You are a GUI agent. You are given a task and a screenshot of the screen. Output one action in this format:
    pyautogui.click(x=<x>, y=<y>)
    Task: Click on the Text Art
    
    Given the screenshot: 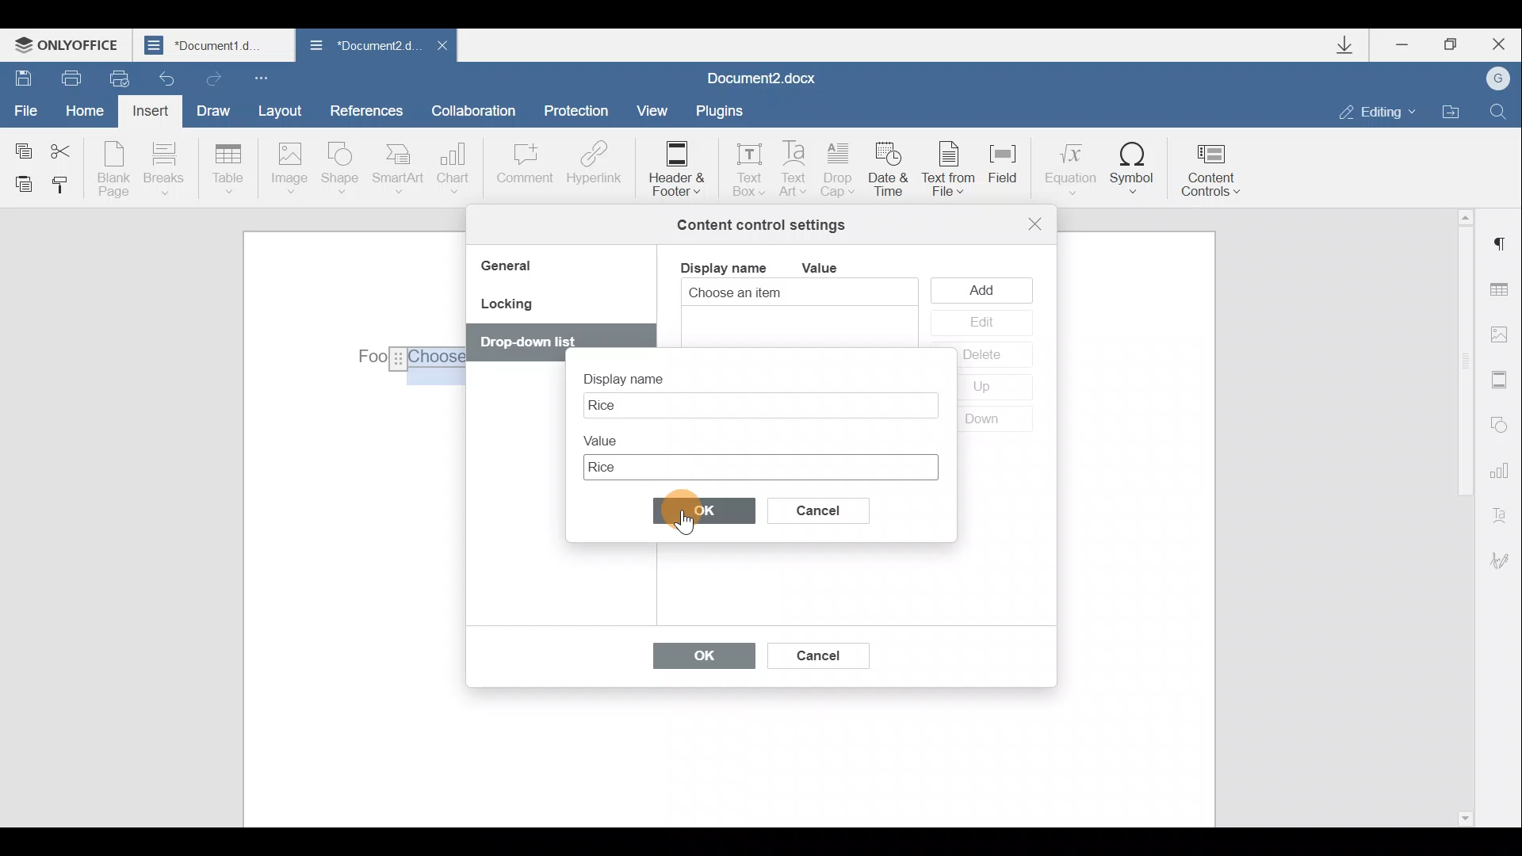 What is the action you would take?
    pyautogui.click(x=795, y=170)
    